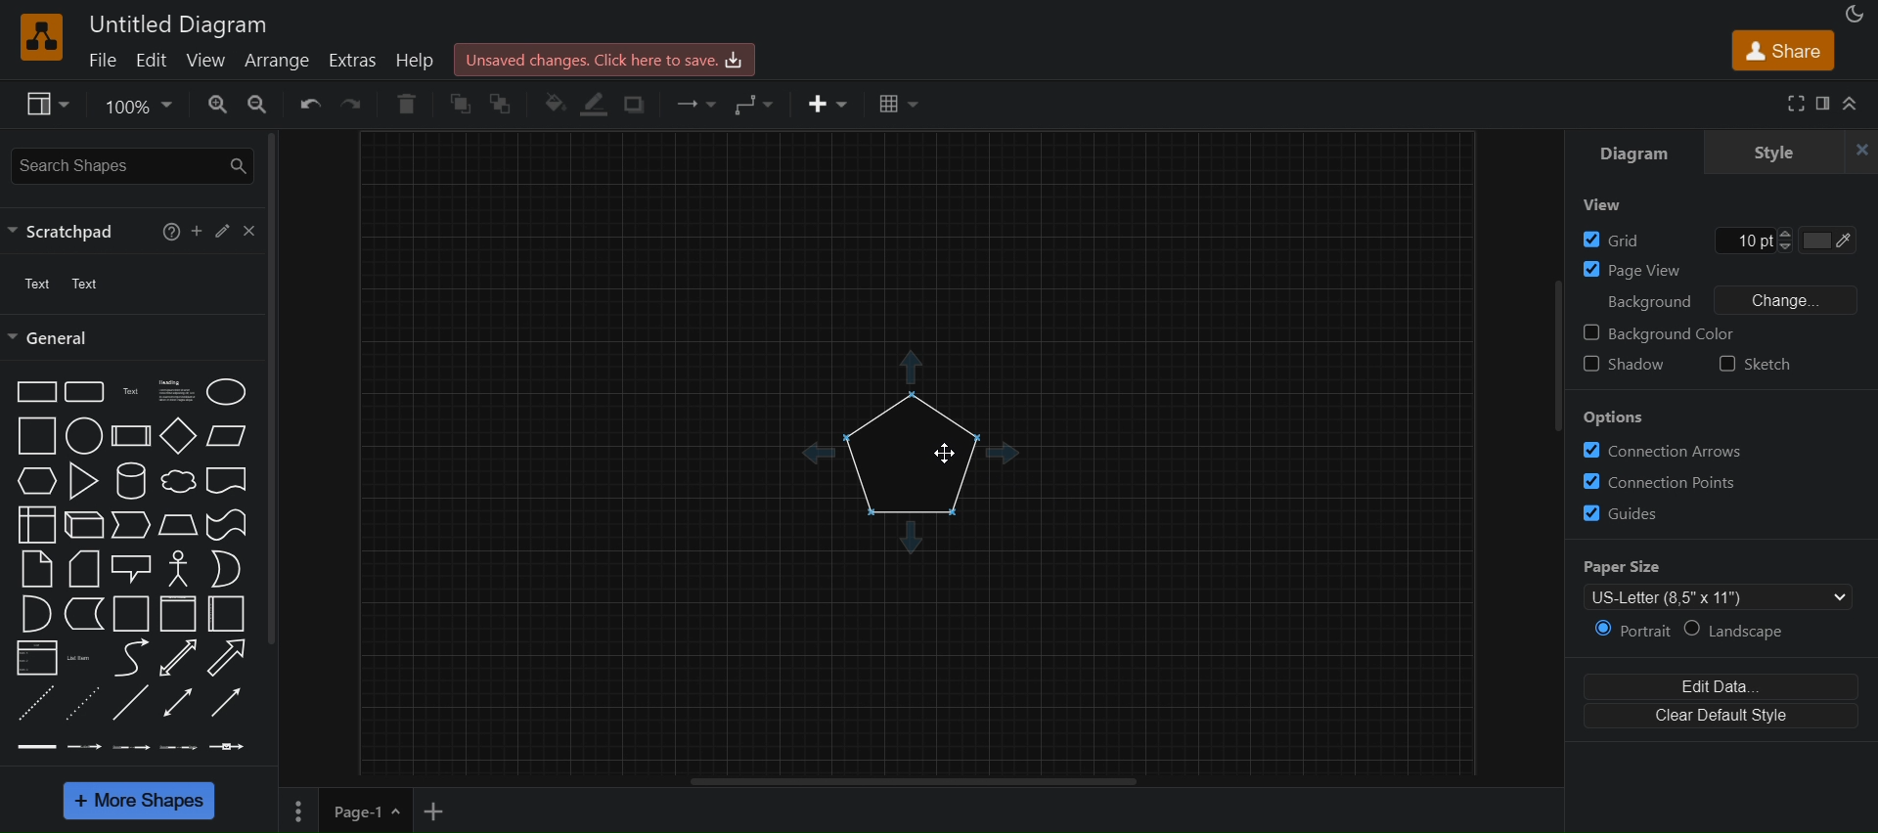 This screenshot has width=1878, height=833. Describe the element at coordinates (226, 658) in the screenshot. I see `Arrow` at that location.